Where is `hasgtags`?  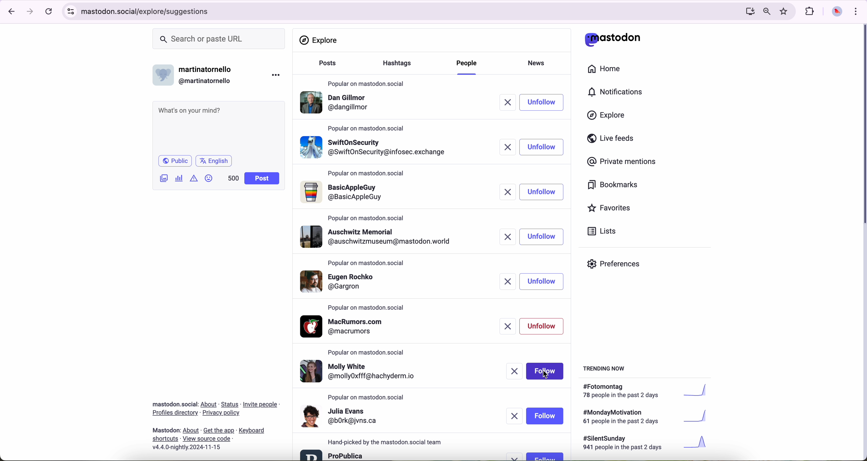 hasgtags is located at coordinates (401, 64).